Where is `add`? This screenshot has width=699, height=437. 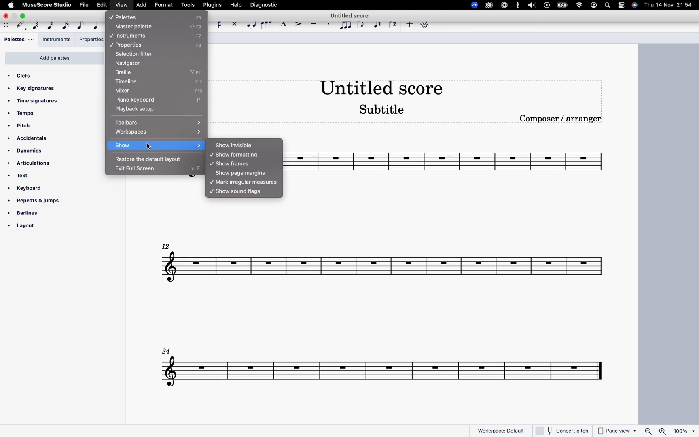 add is located at coordinates (141, 5).